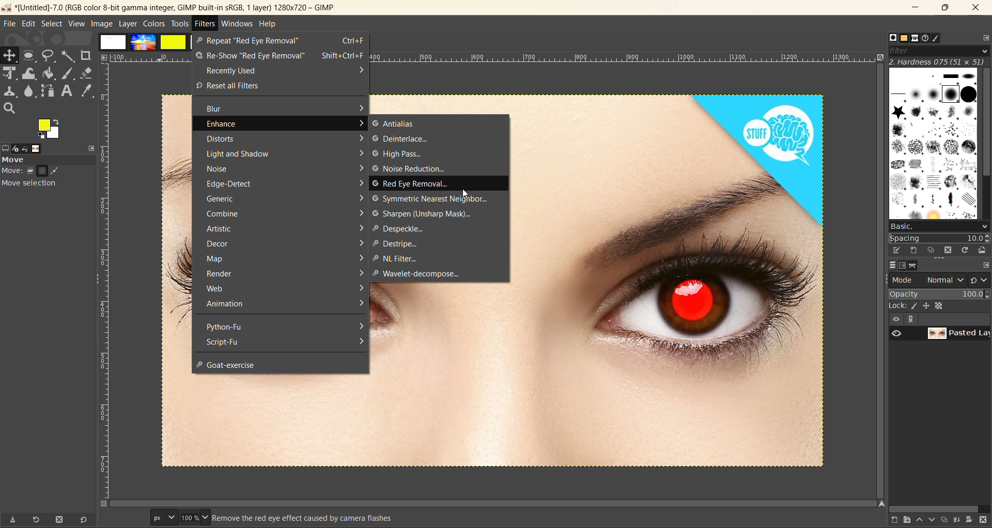 This screenshot has height=528, width=992. Describe the element at coordinates (402, 229) in the screenshot. I see `despeckle` at that location.